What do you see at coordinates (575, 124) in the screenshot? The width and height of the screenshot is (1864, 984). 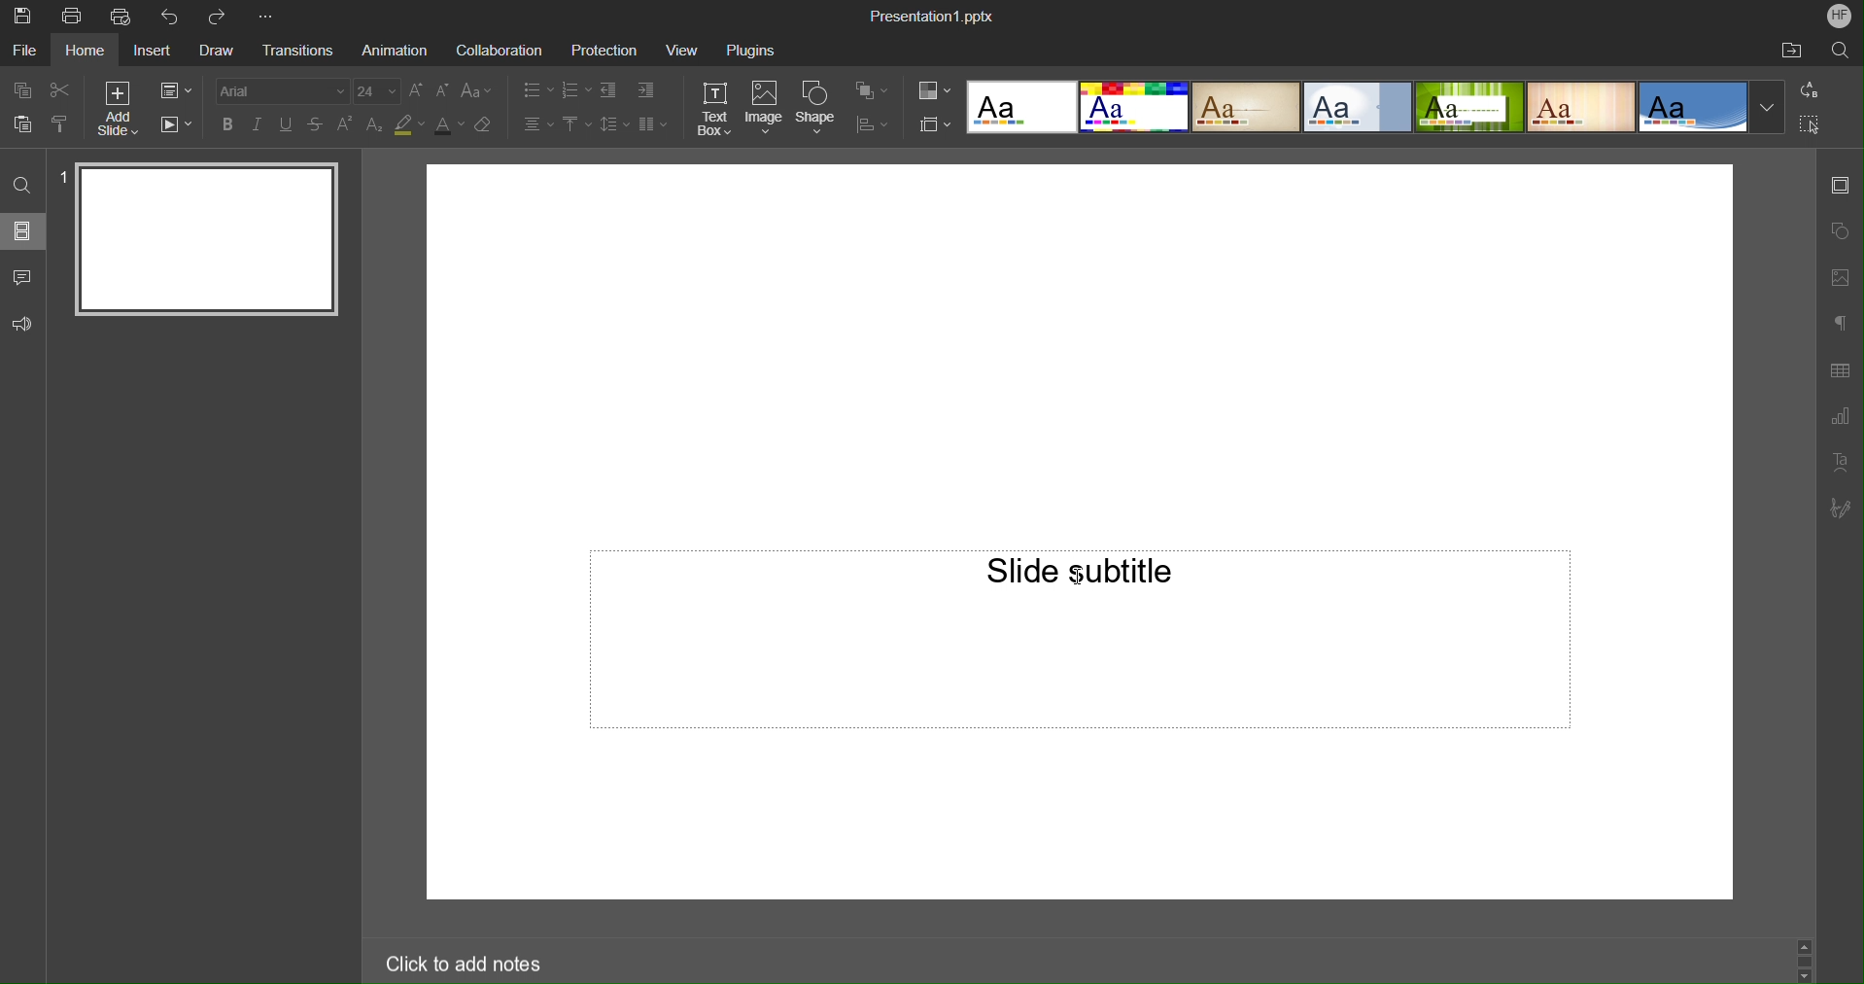 I see `Vertical Align` at bounding box center [575, 124].